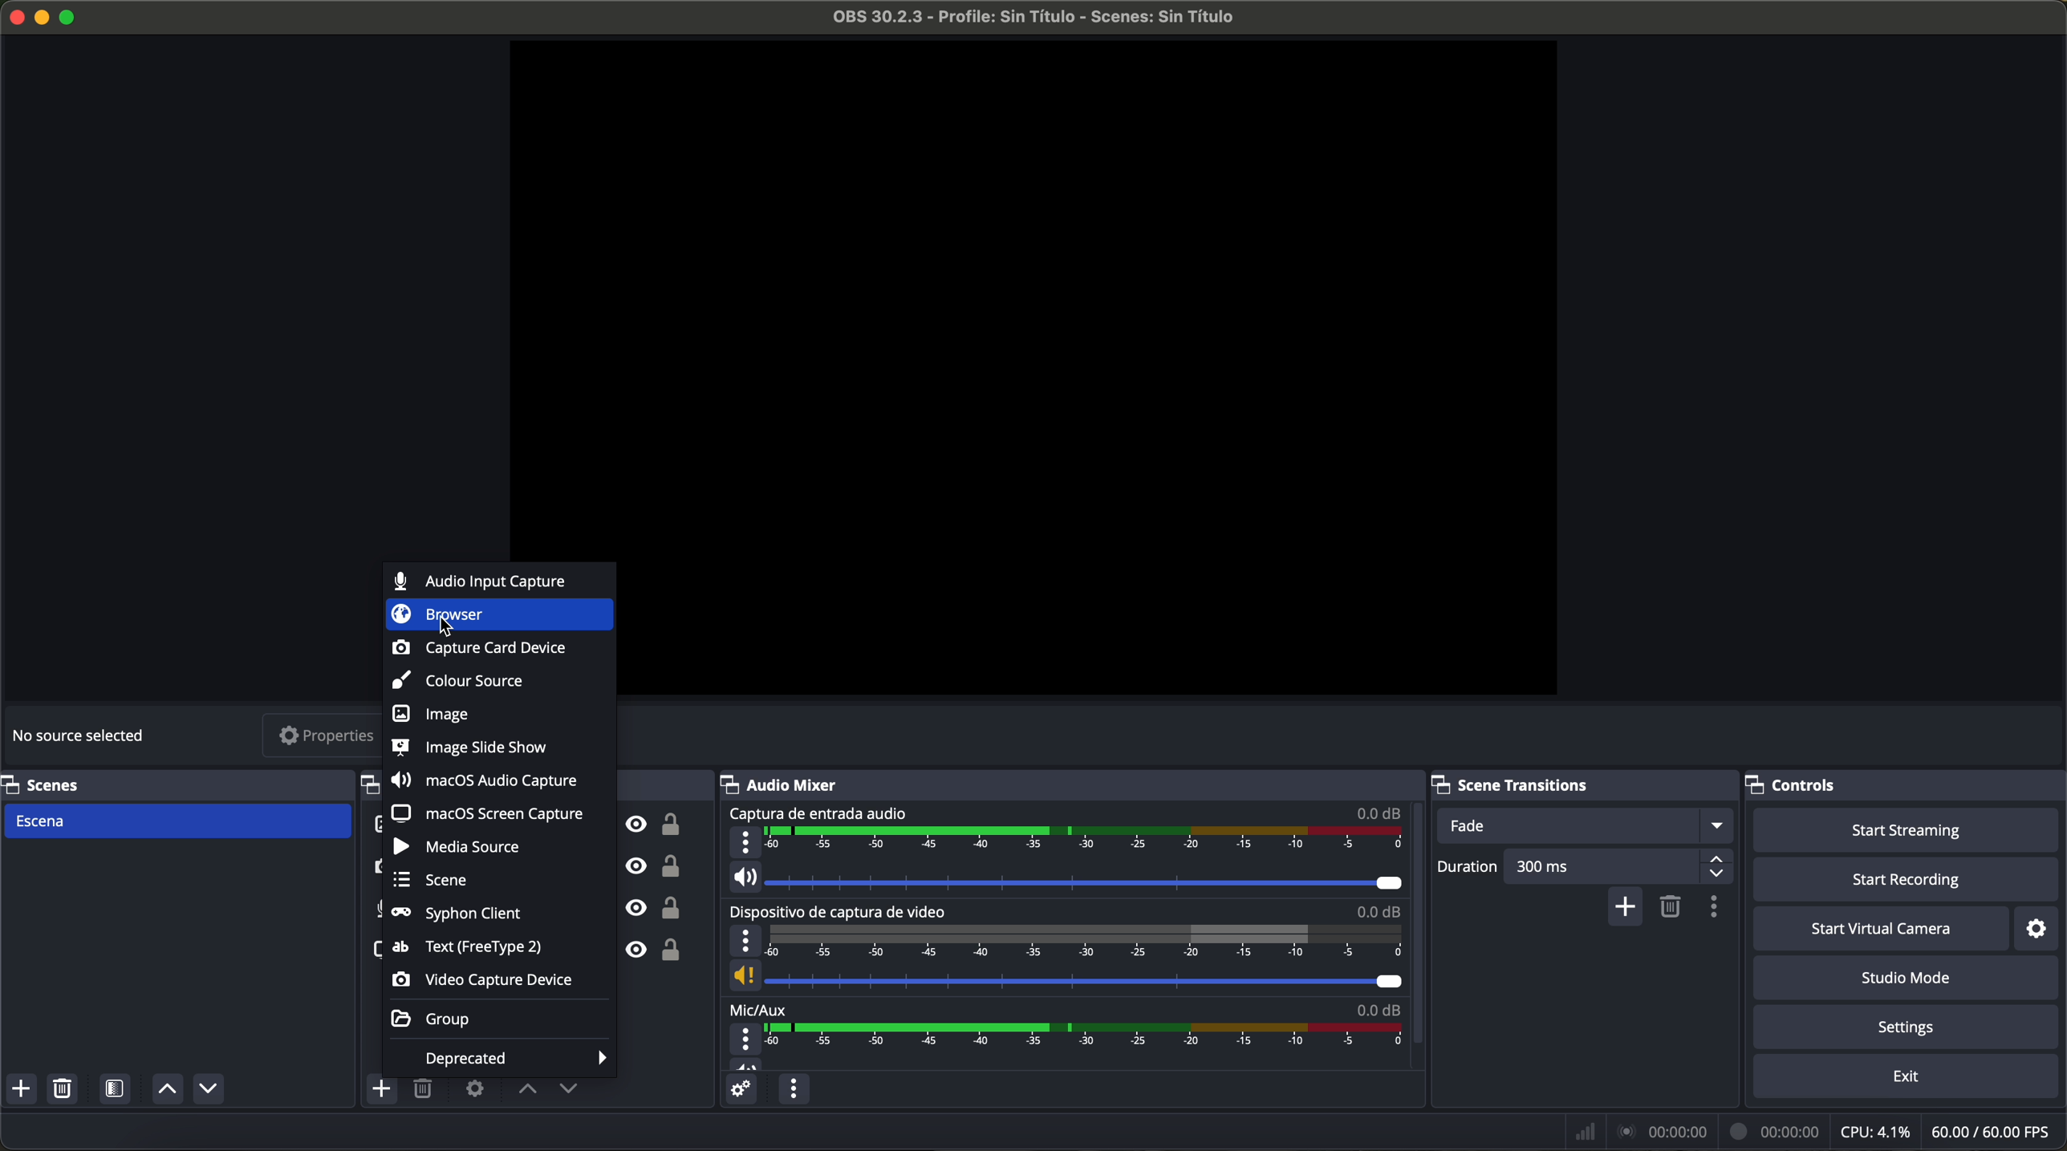 The height and width of the screenshot is (1151, 2067). I want to click on add scenes, so click(20, 1088).